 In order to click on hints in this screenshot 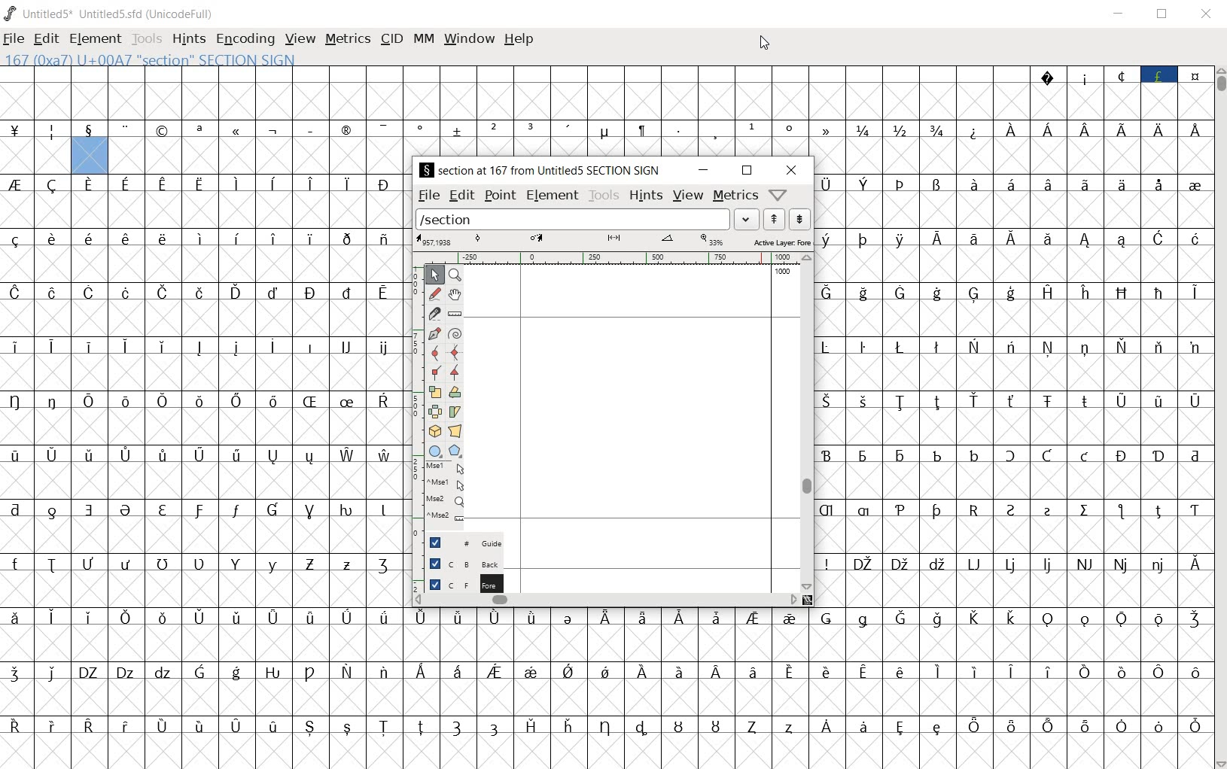, I will do `click(647, 196)`.